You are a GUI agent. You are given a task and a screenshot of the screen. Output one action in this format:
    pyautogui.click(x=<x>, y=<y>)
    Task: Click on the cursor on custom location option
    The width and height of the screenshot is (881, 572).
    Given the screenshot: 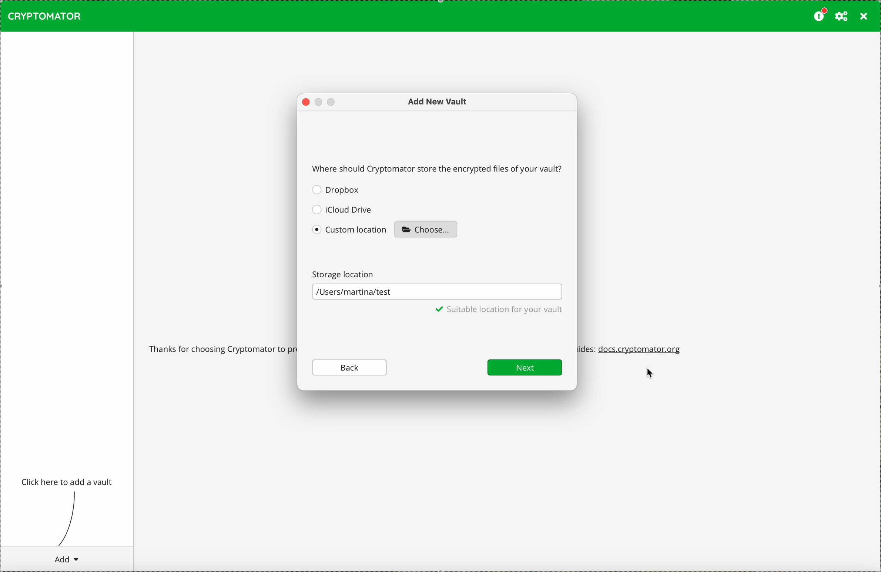 What is the action you would take?
    pyautogui.click(x=351, y=232)
    